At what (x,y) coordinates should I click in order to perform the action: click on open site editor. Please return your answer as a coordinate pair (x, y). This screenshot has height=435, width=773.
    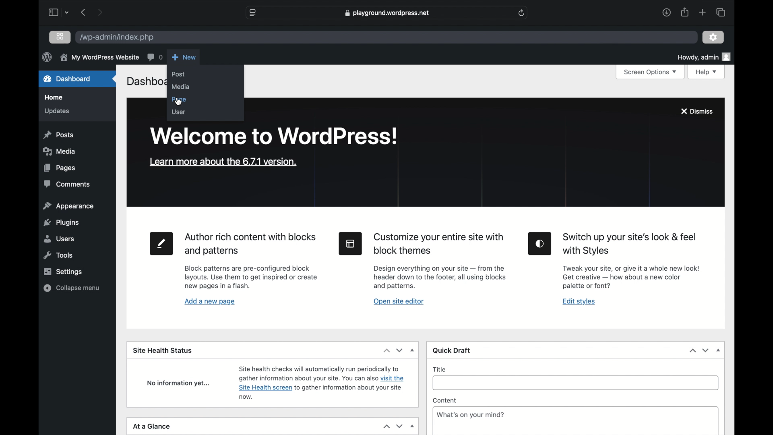
    Looking at the image, I should click on (399, 302).